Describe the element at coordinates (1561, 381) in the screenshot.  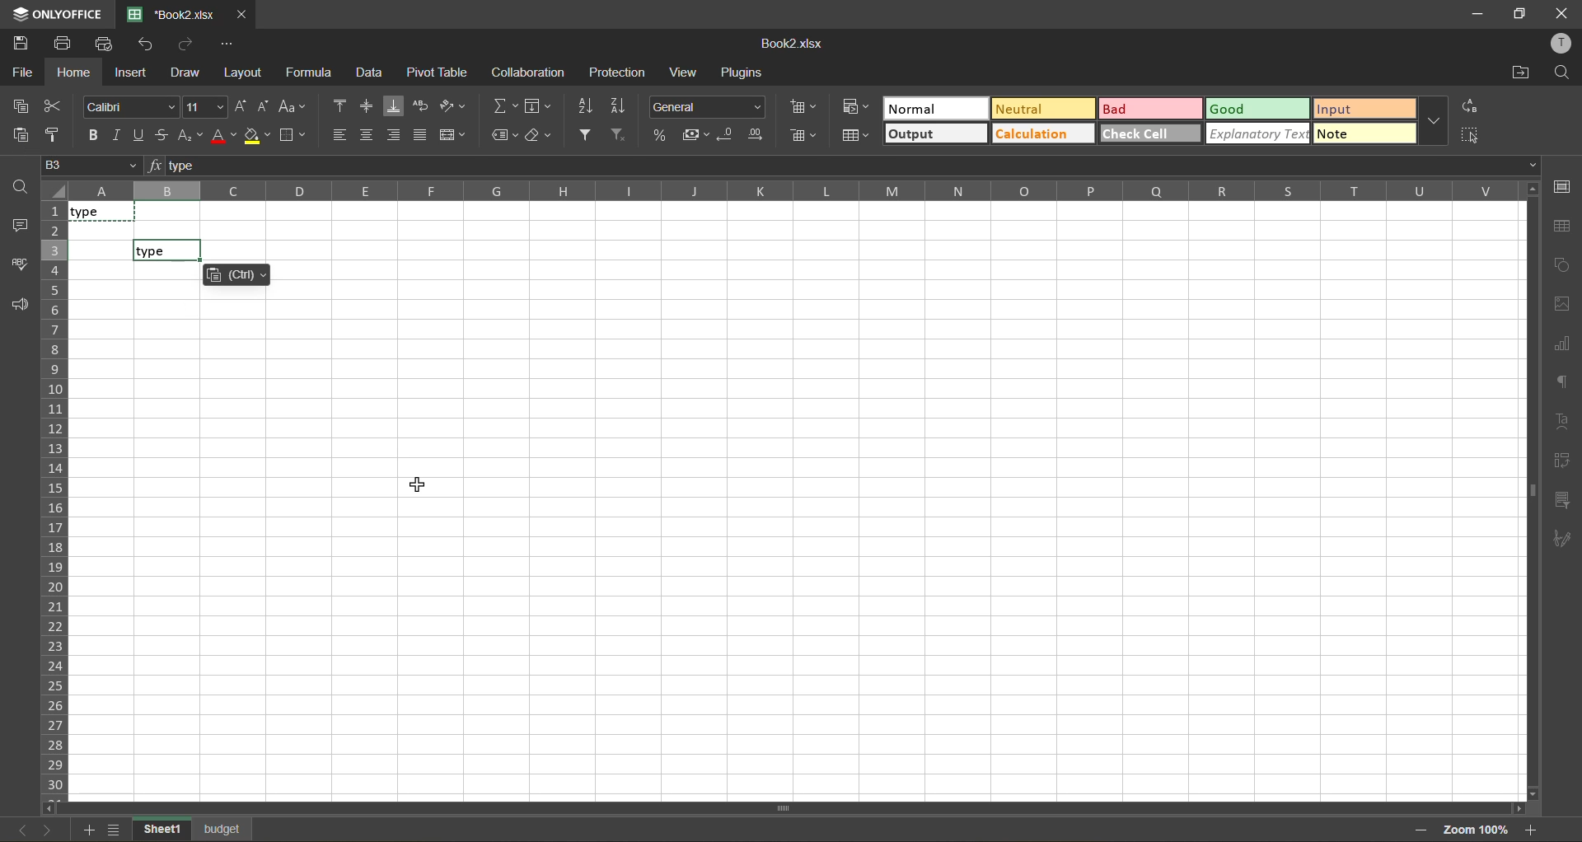
I see `paragraph` at that location.